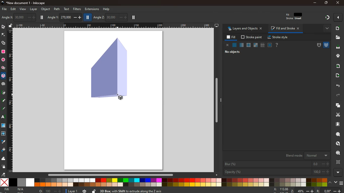 This screenshot has height=193, width=344. Describe the element at coordinates (251, 37) in the screenshot. I see `stroke paint` at that location.